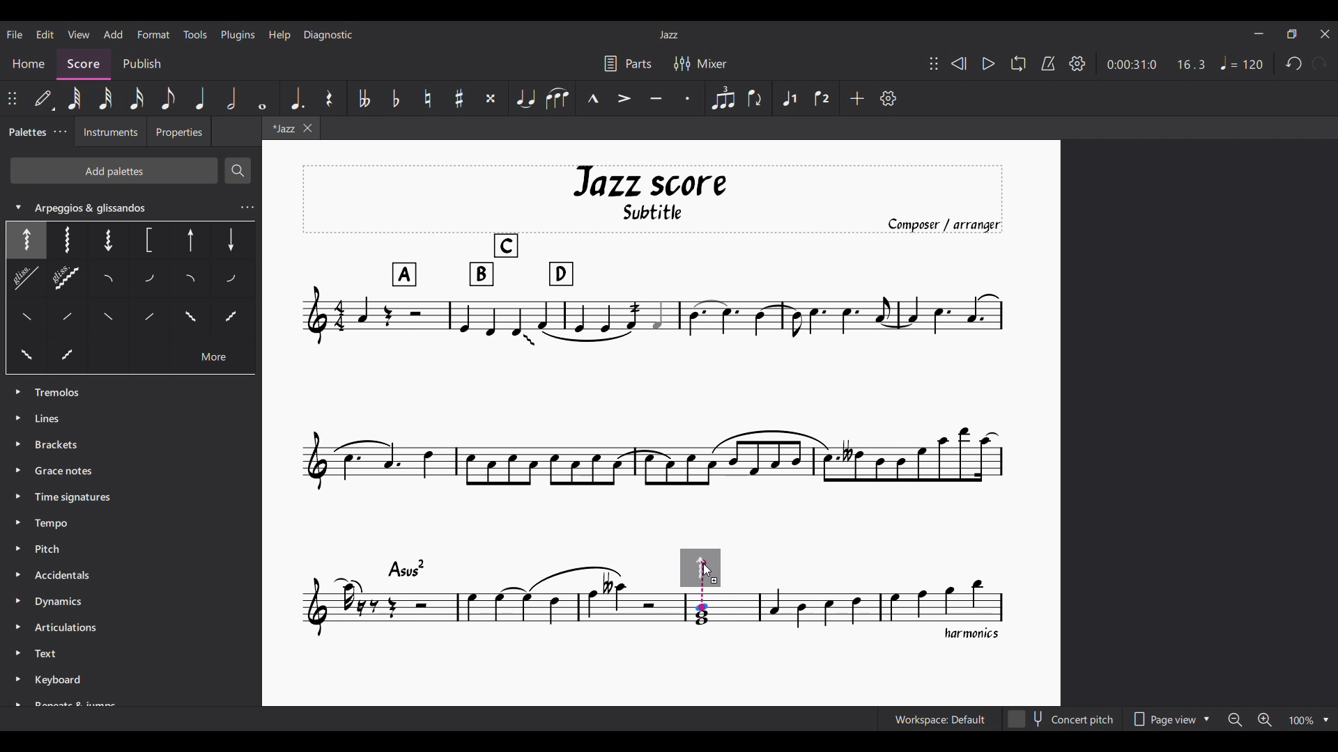 This screenshot has height=752, width=1338. What do you see at coordinates (151, 240) in the screenshot?
I see `` at bounding box center [151, 240].